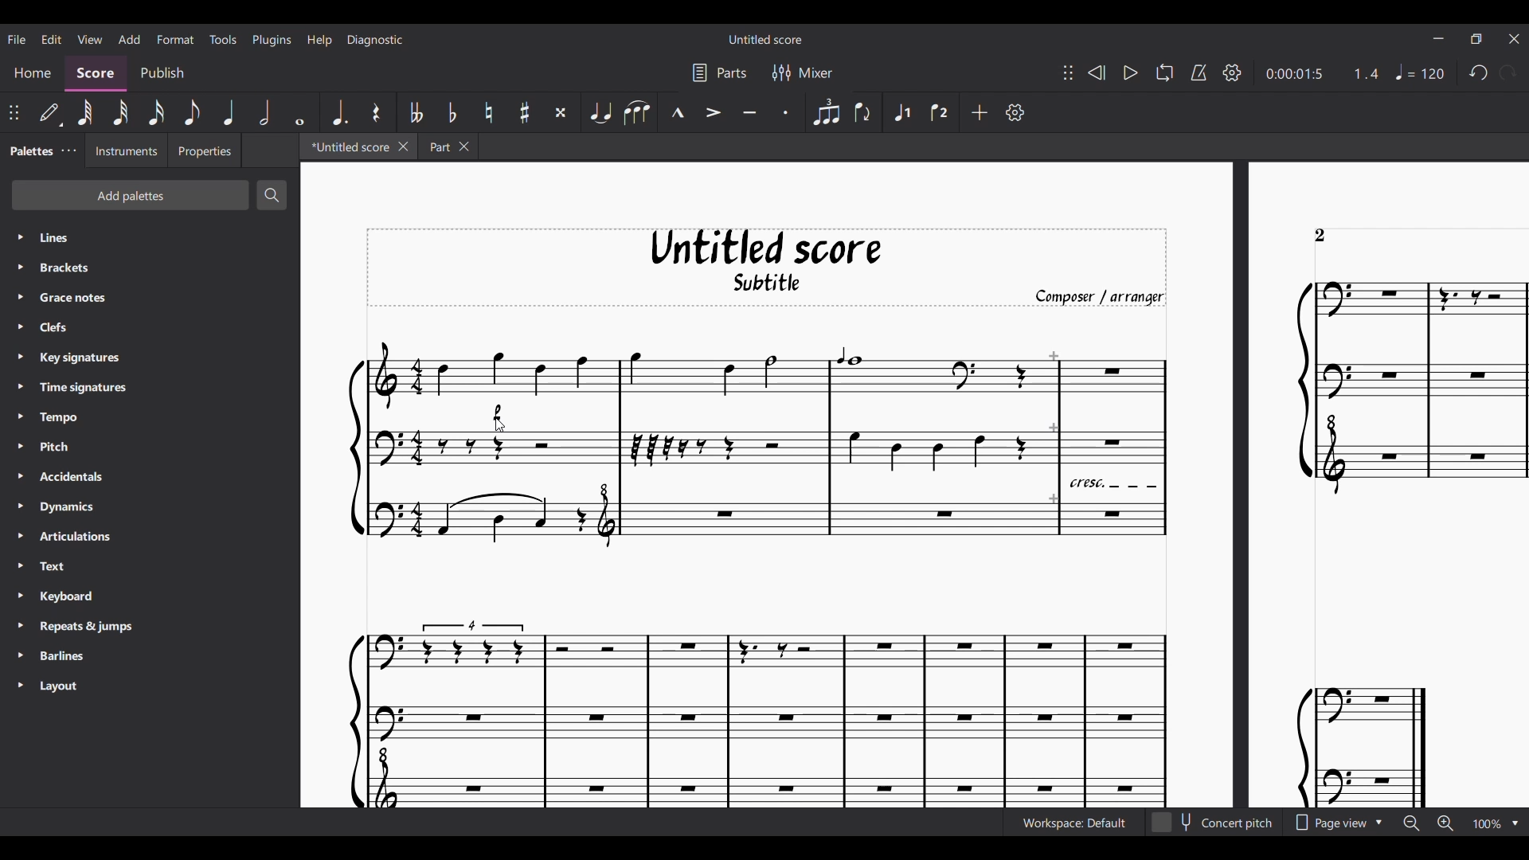  Describe the element at coordinates (20, 460) in the screenshot. I see `Expand respective palette` at that location.